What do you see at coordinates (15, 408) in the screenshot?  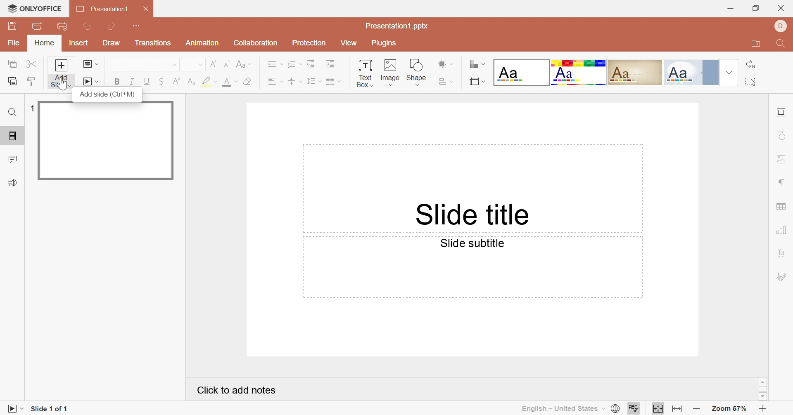 I see `Start slideshow` at bounding box center [15, 408].